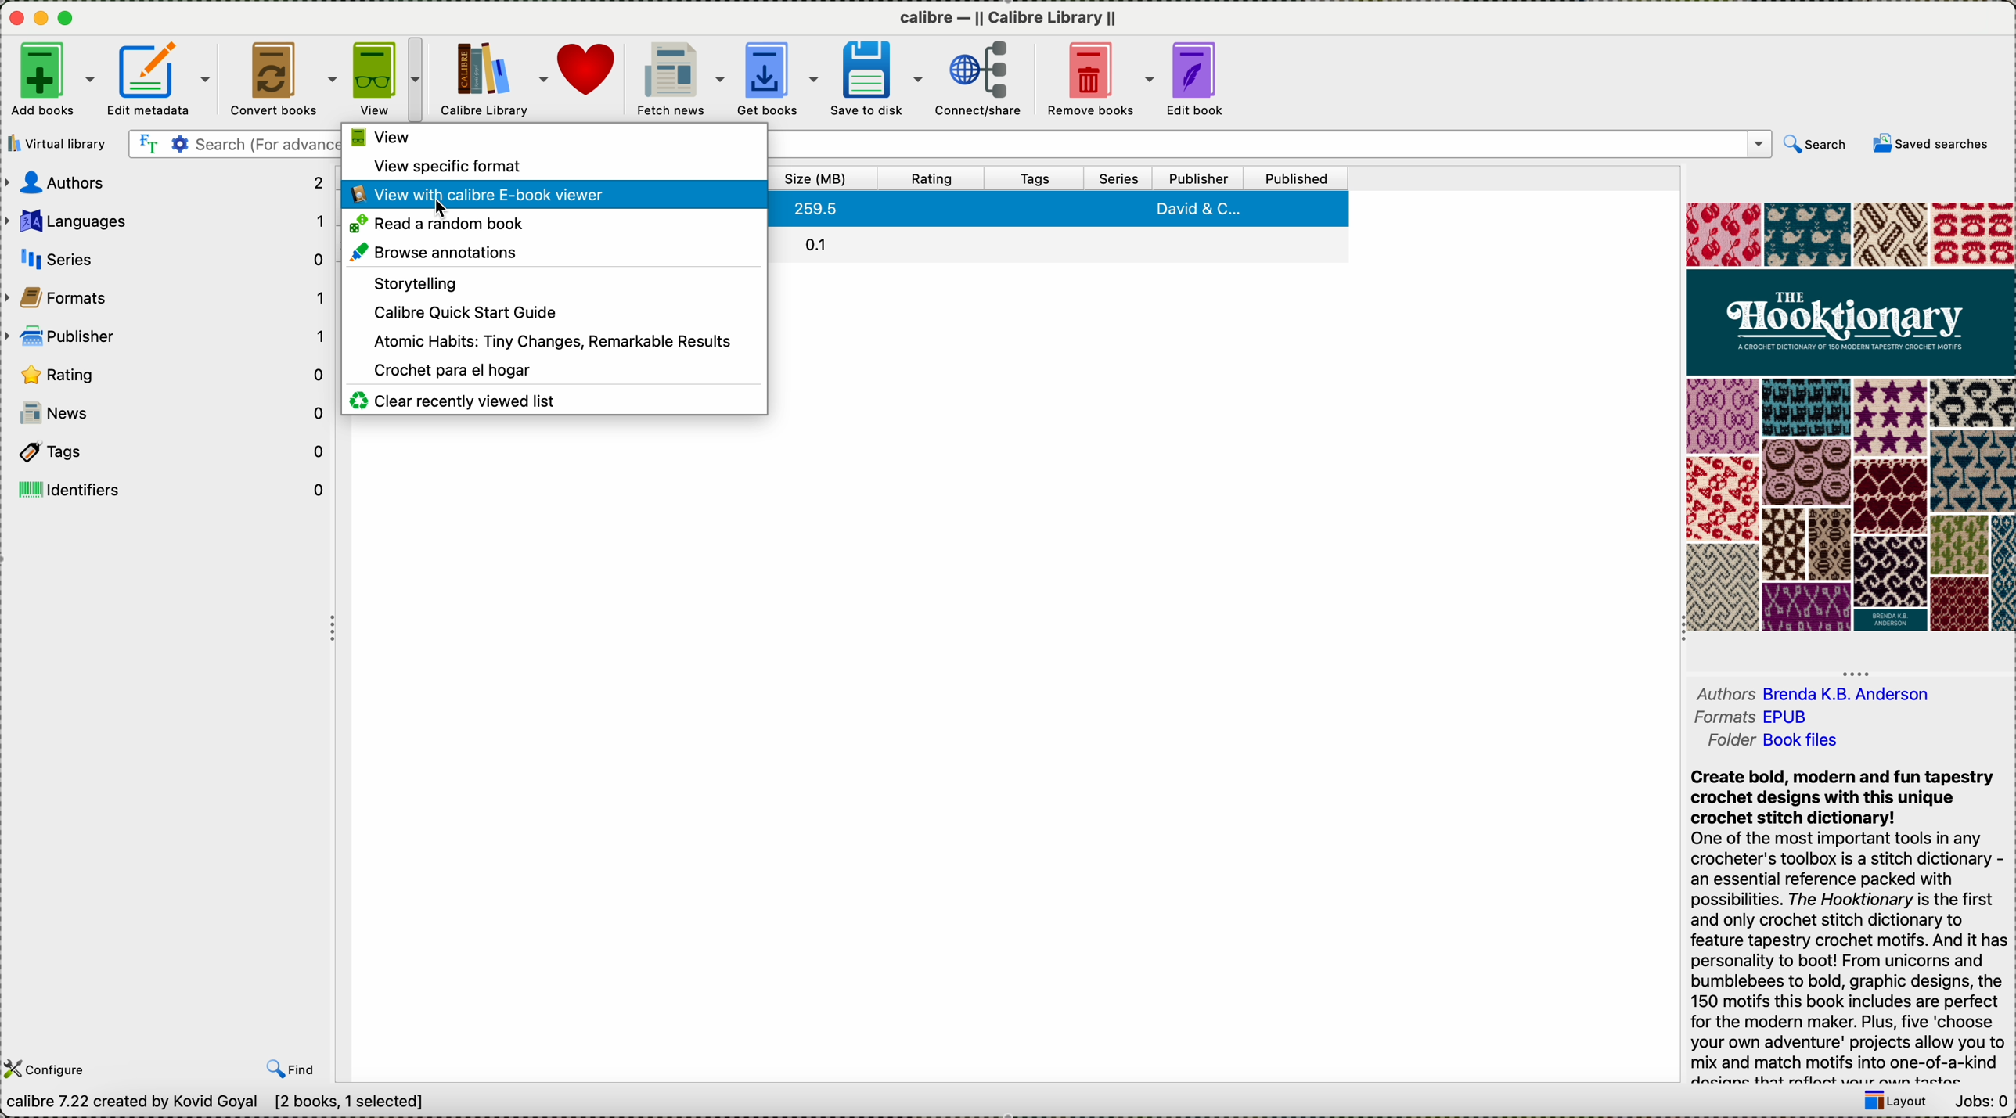 Image resolution: width=2016 pixels, height=1118 pixels. I want to click on tags, so click(1042, 178).